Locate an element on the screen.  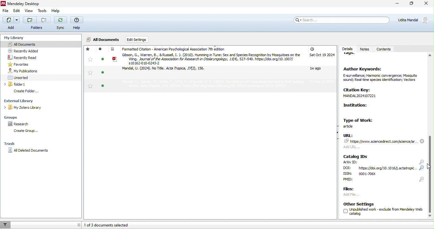
edit is located at coordinates (17, 11).